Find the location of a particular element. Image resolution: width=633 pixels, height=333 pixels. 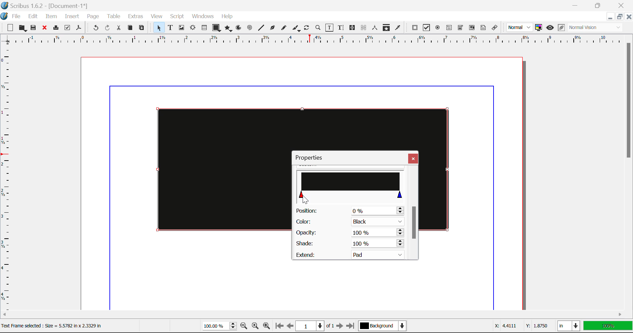

Freehand is located at coordinates (284, 29).